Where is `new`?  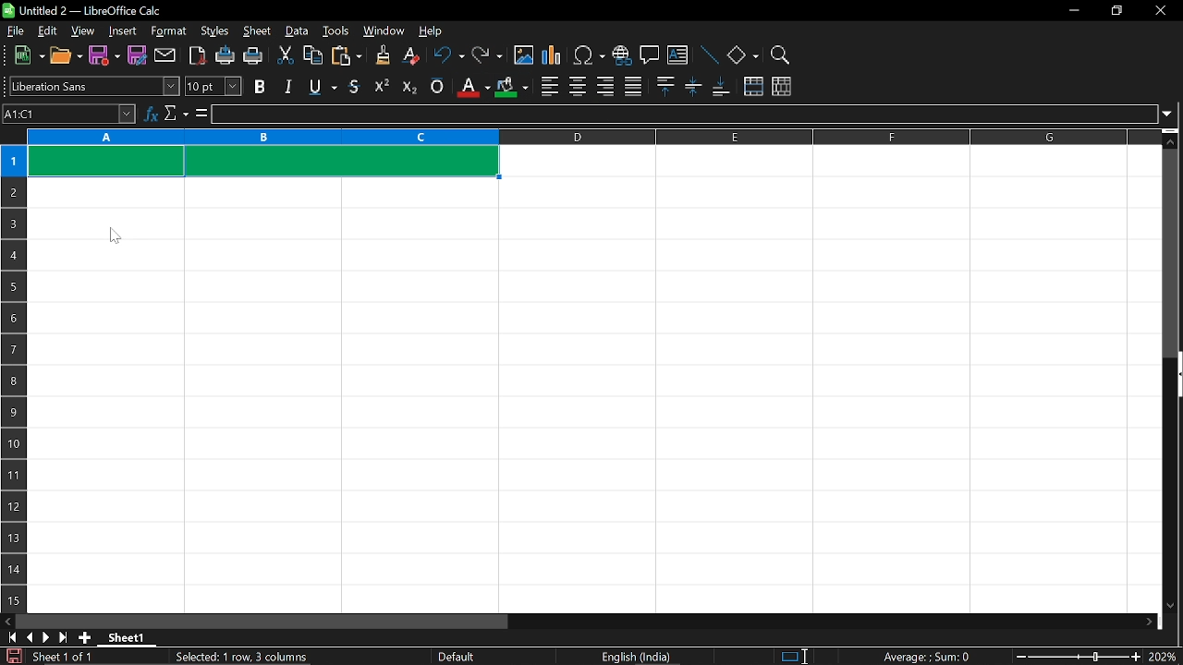 new is located at coordinates (25, 56).